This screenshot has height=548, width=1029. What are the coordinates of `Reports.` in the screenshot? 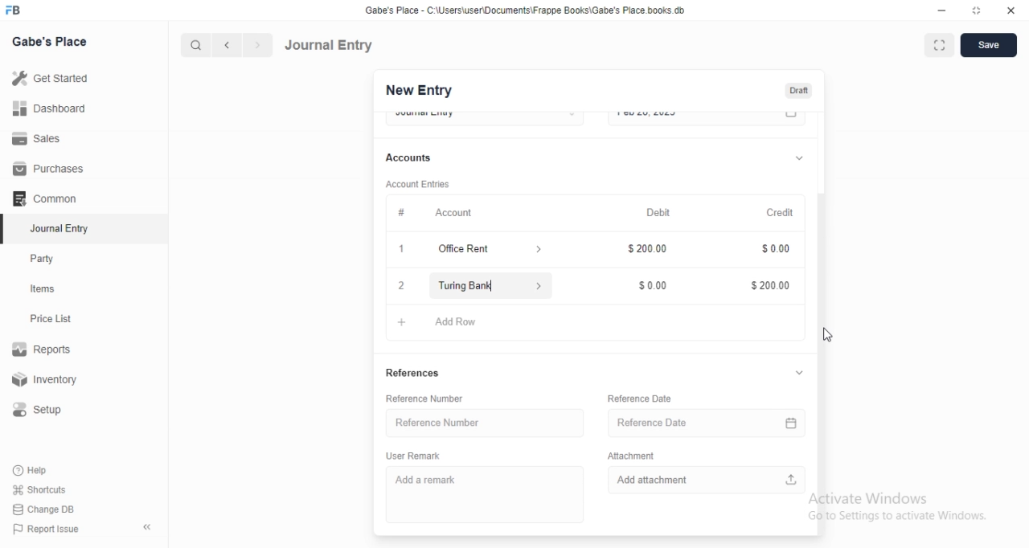 It's located at (44, 352).